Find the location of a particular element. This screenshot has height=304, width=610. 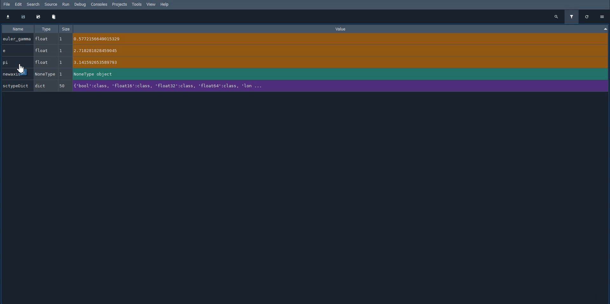

Options is located at coordinates (602, 16).